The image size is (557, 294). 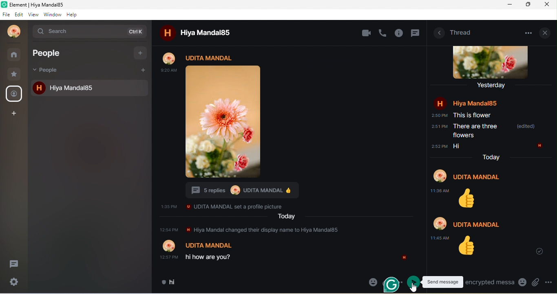 What do you see at coordinates (14, 264) in the screenshot?
I see `thread` at bounding box center [14, 264].